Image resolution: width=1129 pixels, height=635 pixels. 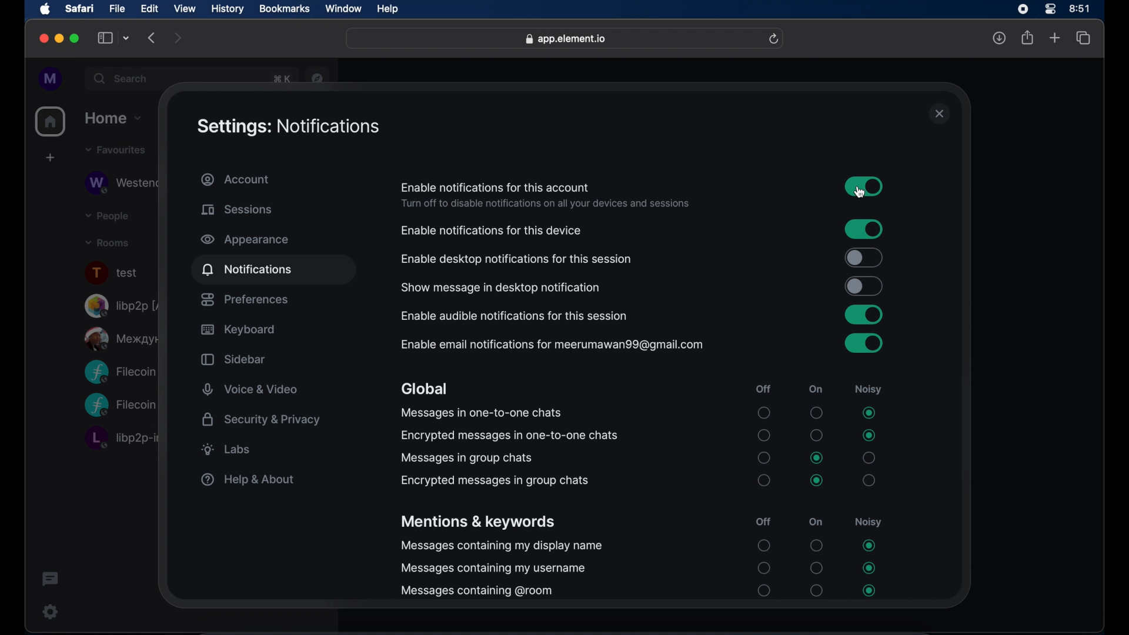 I want to click on apple icon, so click(x=45, y=9).